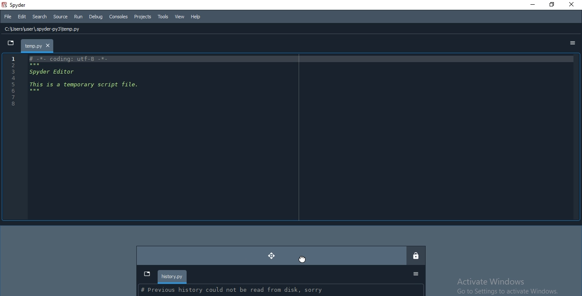 The height and width of the screenshot is (296, 582). Describe the element at coordinates (294, 135) in the screenshot. I see `IDE` at that location.